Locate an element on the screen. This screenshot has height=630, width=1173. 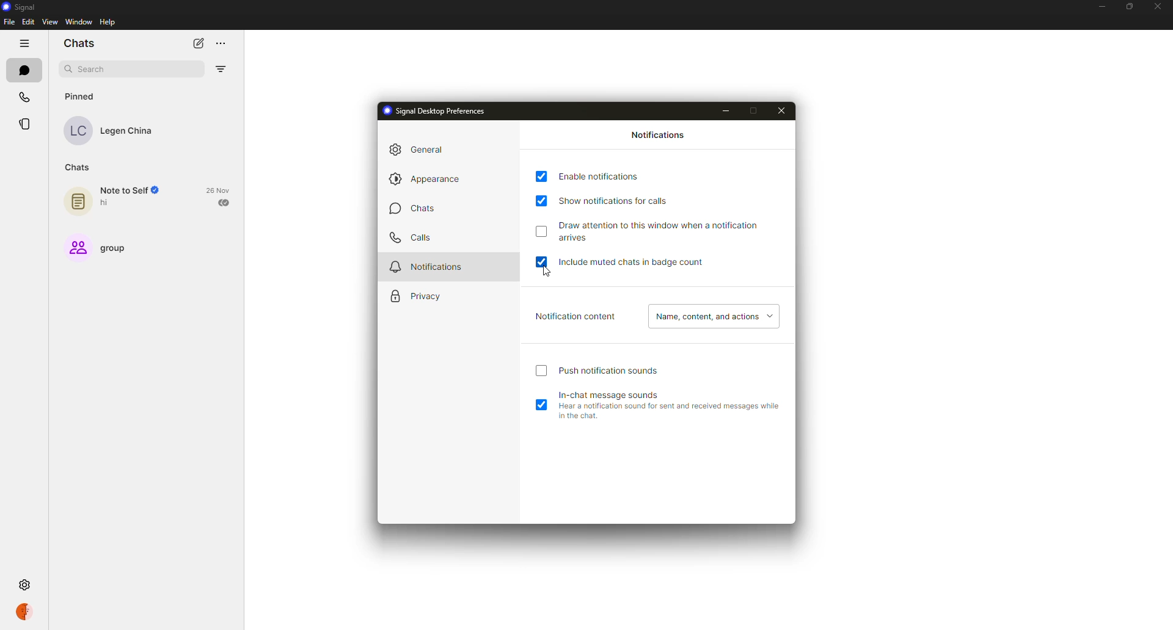
Hear a notification sound for sent and received messages in the chat. is located at coordinates (673, 413).